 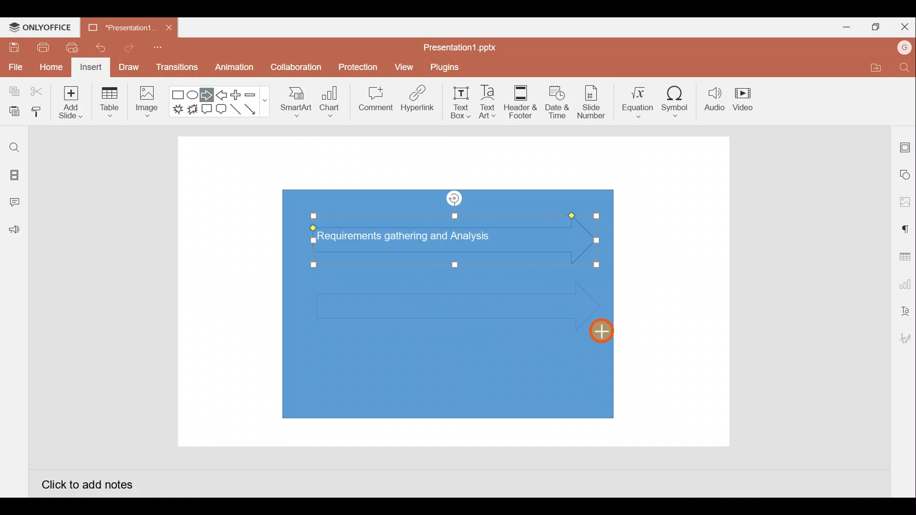 I want to click on Close, so click(x=903, y=25).